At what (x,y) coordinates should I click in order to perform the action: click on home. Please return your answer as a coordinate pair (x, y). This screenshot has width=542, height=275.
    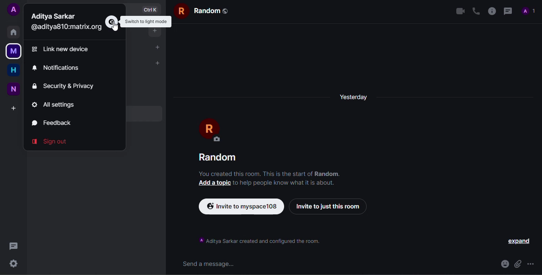
    Looking at the image, I should click on (13, 70).